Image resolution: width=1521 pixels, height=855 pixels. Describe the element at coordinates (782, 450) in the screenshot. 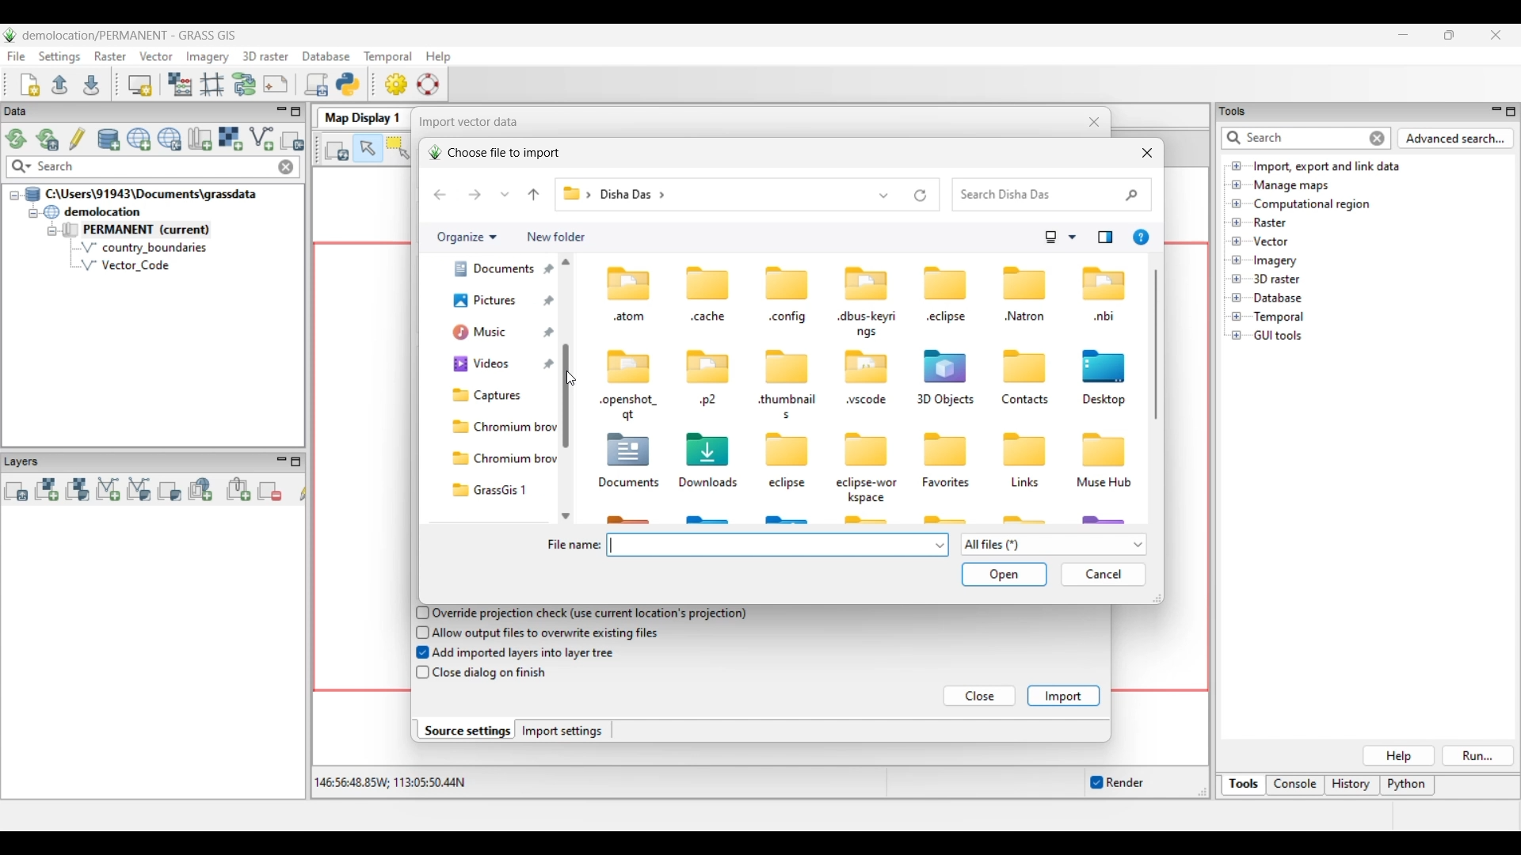

I see `icon` at that location.